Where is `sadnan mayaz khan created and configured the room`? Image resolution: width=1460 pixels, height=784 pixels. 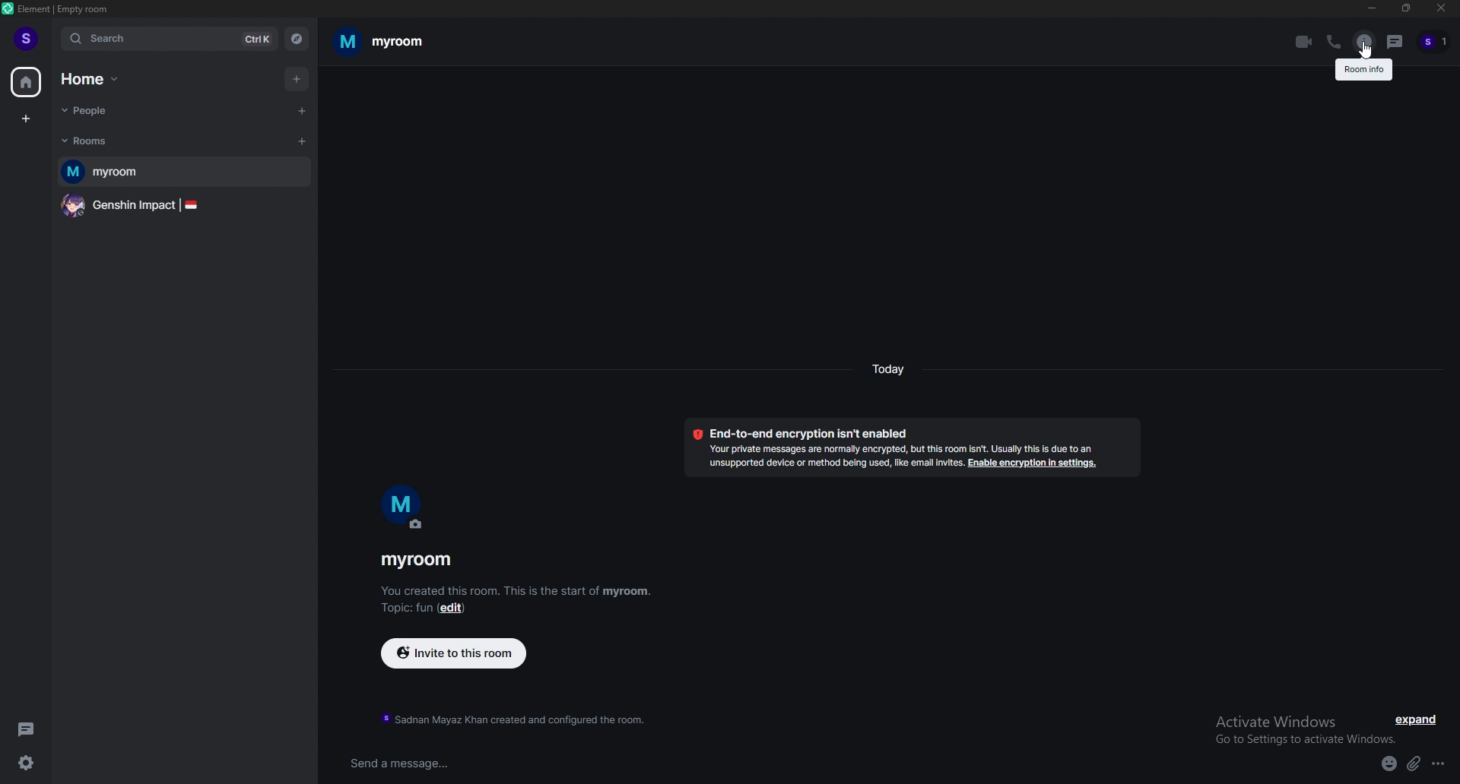
sadnan mayaz khan created and configured the room is located at coordinates (513, 719).